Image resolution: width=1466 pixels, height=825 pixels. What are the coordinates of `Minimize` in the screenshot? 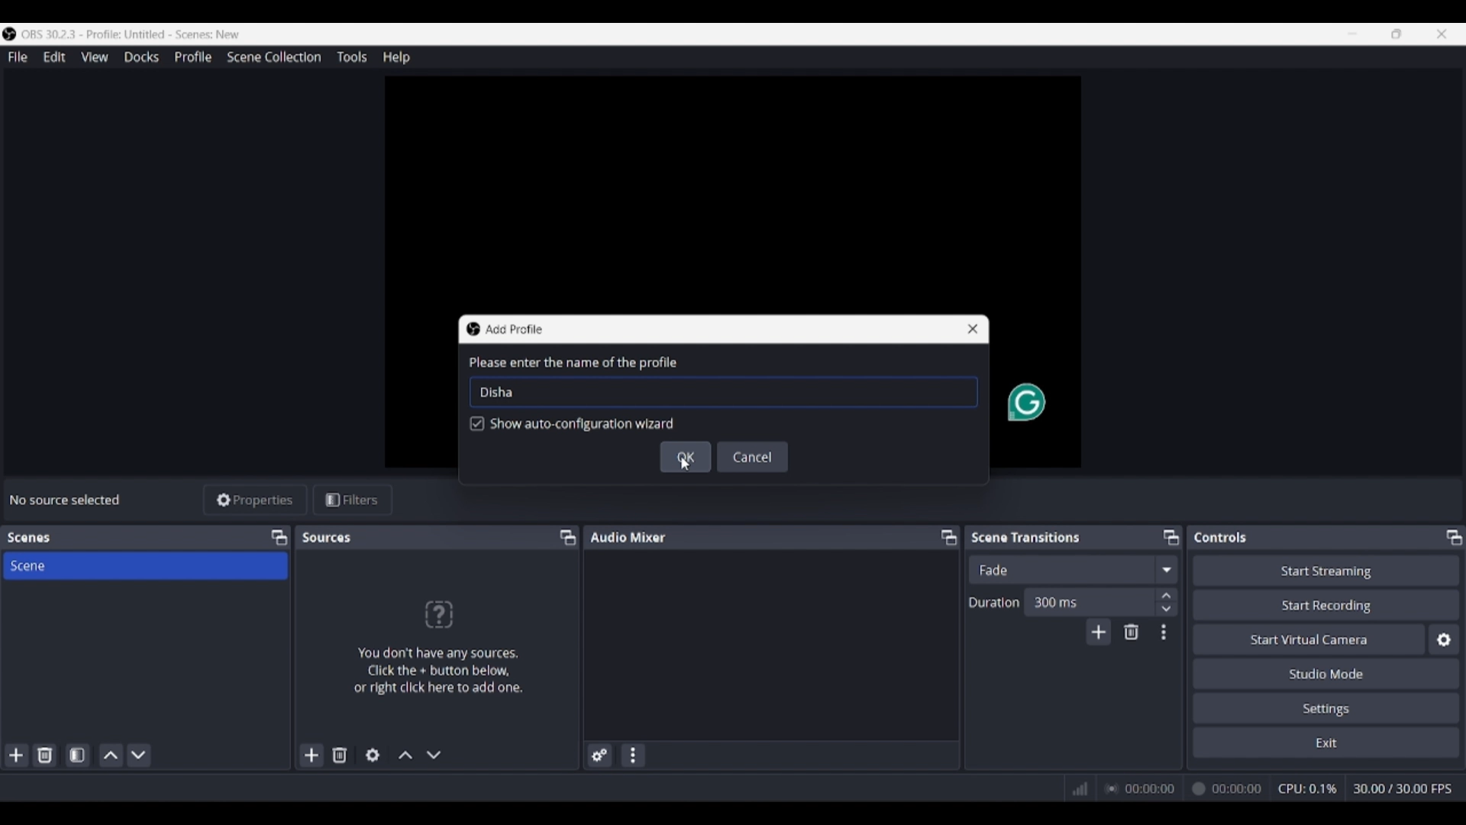 It's located at (1352, 34).